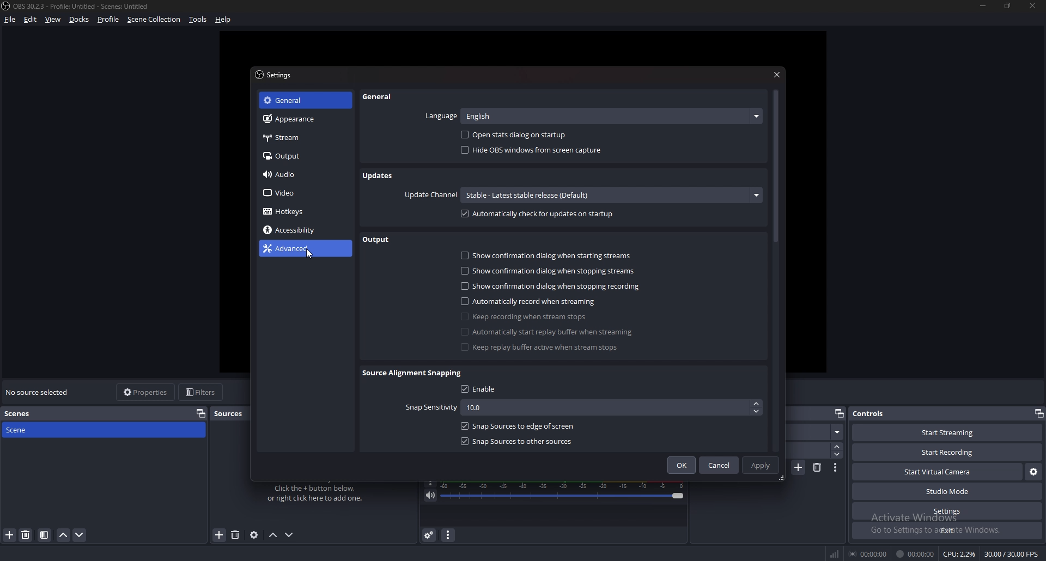 The width and height of the screenshot is (1046, 561). Describe the element at coordinates (519, 132) in the screenshot. I see ` Open stats dialog on startup` at that location.